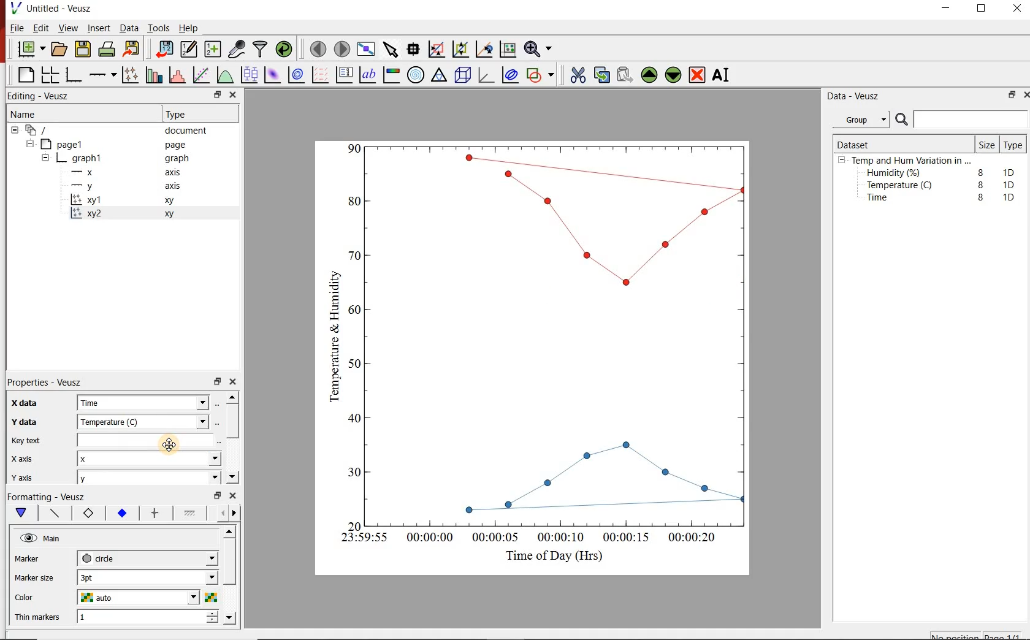 Image resolution: width=1030 pixels, height=640 pixels. What do you see at coordinates (36, 560) in the screenshot?
I see `Marker` at bounding box center [36, 560].